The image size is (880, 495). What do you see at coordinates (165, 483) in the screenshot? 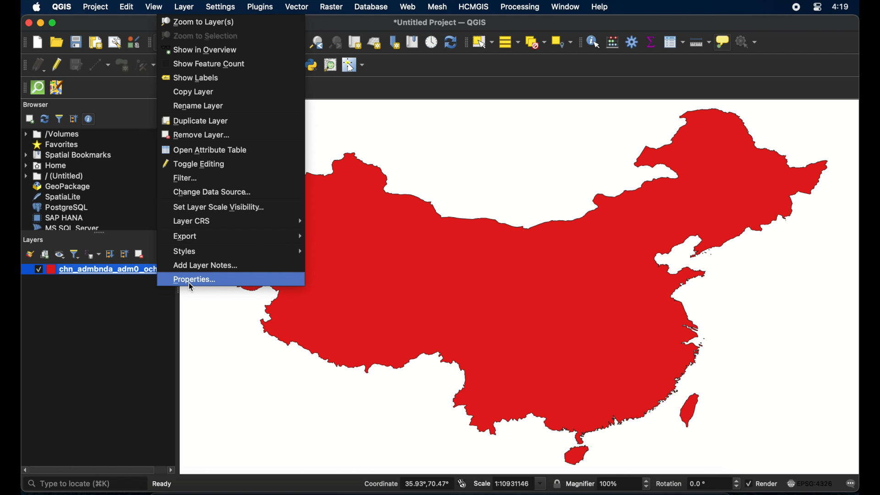
I see `ready` at bounding box center [165, 483].